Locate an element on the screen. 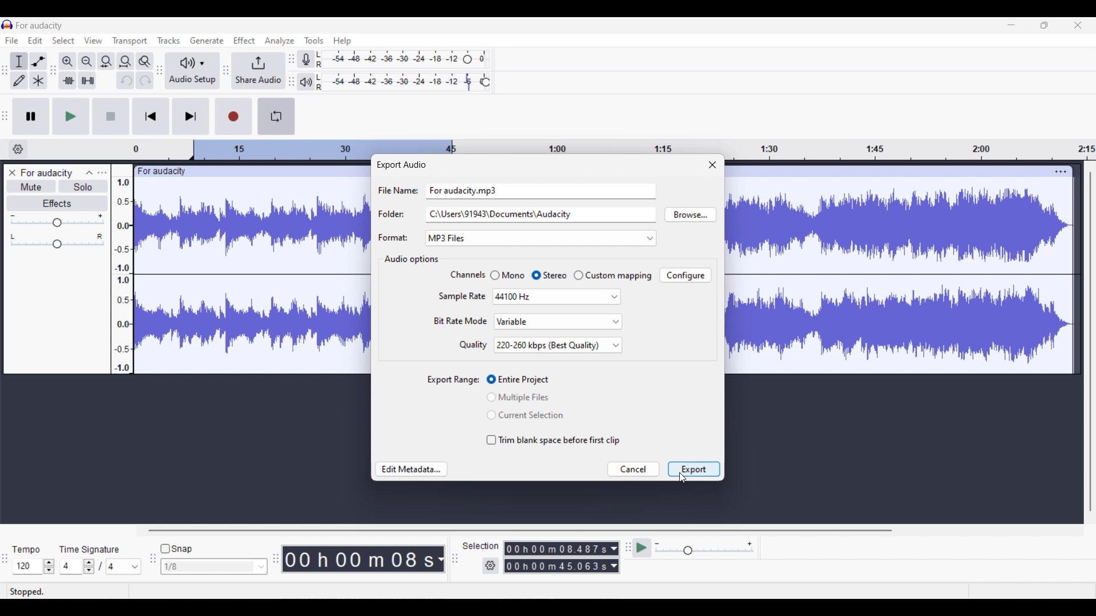  Pause is located at coordinates (31, 116).